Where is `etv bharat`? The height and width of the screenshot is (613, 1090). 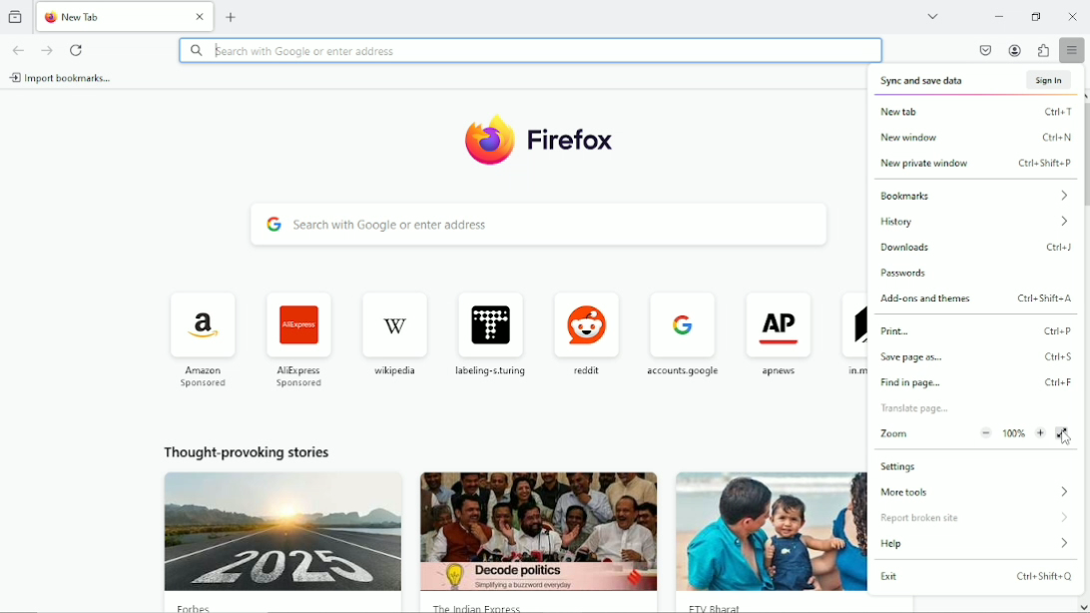
etv bharat is located at coordinates (728, 606).